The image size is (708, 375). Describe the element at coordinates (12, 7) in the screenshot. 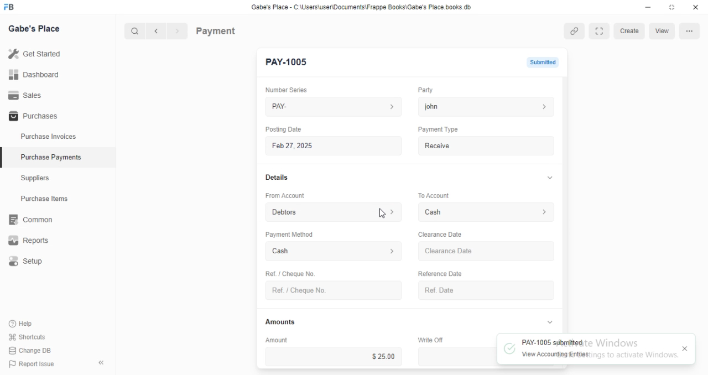

I see `logo` at that location.